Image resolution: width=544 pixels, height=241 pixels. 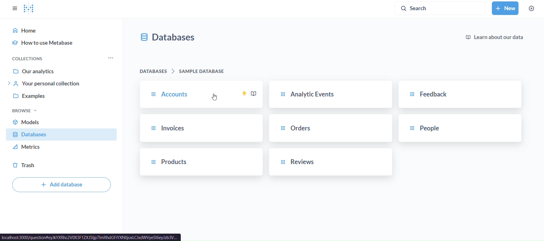 I want to click on trash, so click(x=62, y=165).